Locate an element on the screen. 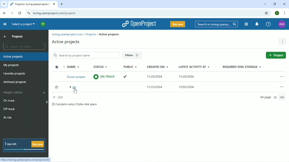  View site information is located at coordinates (28, 12).